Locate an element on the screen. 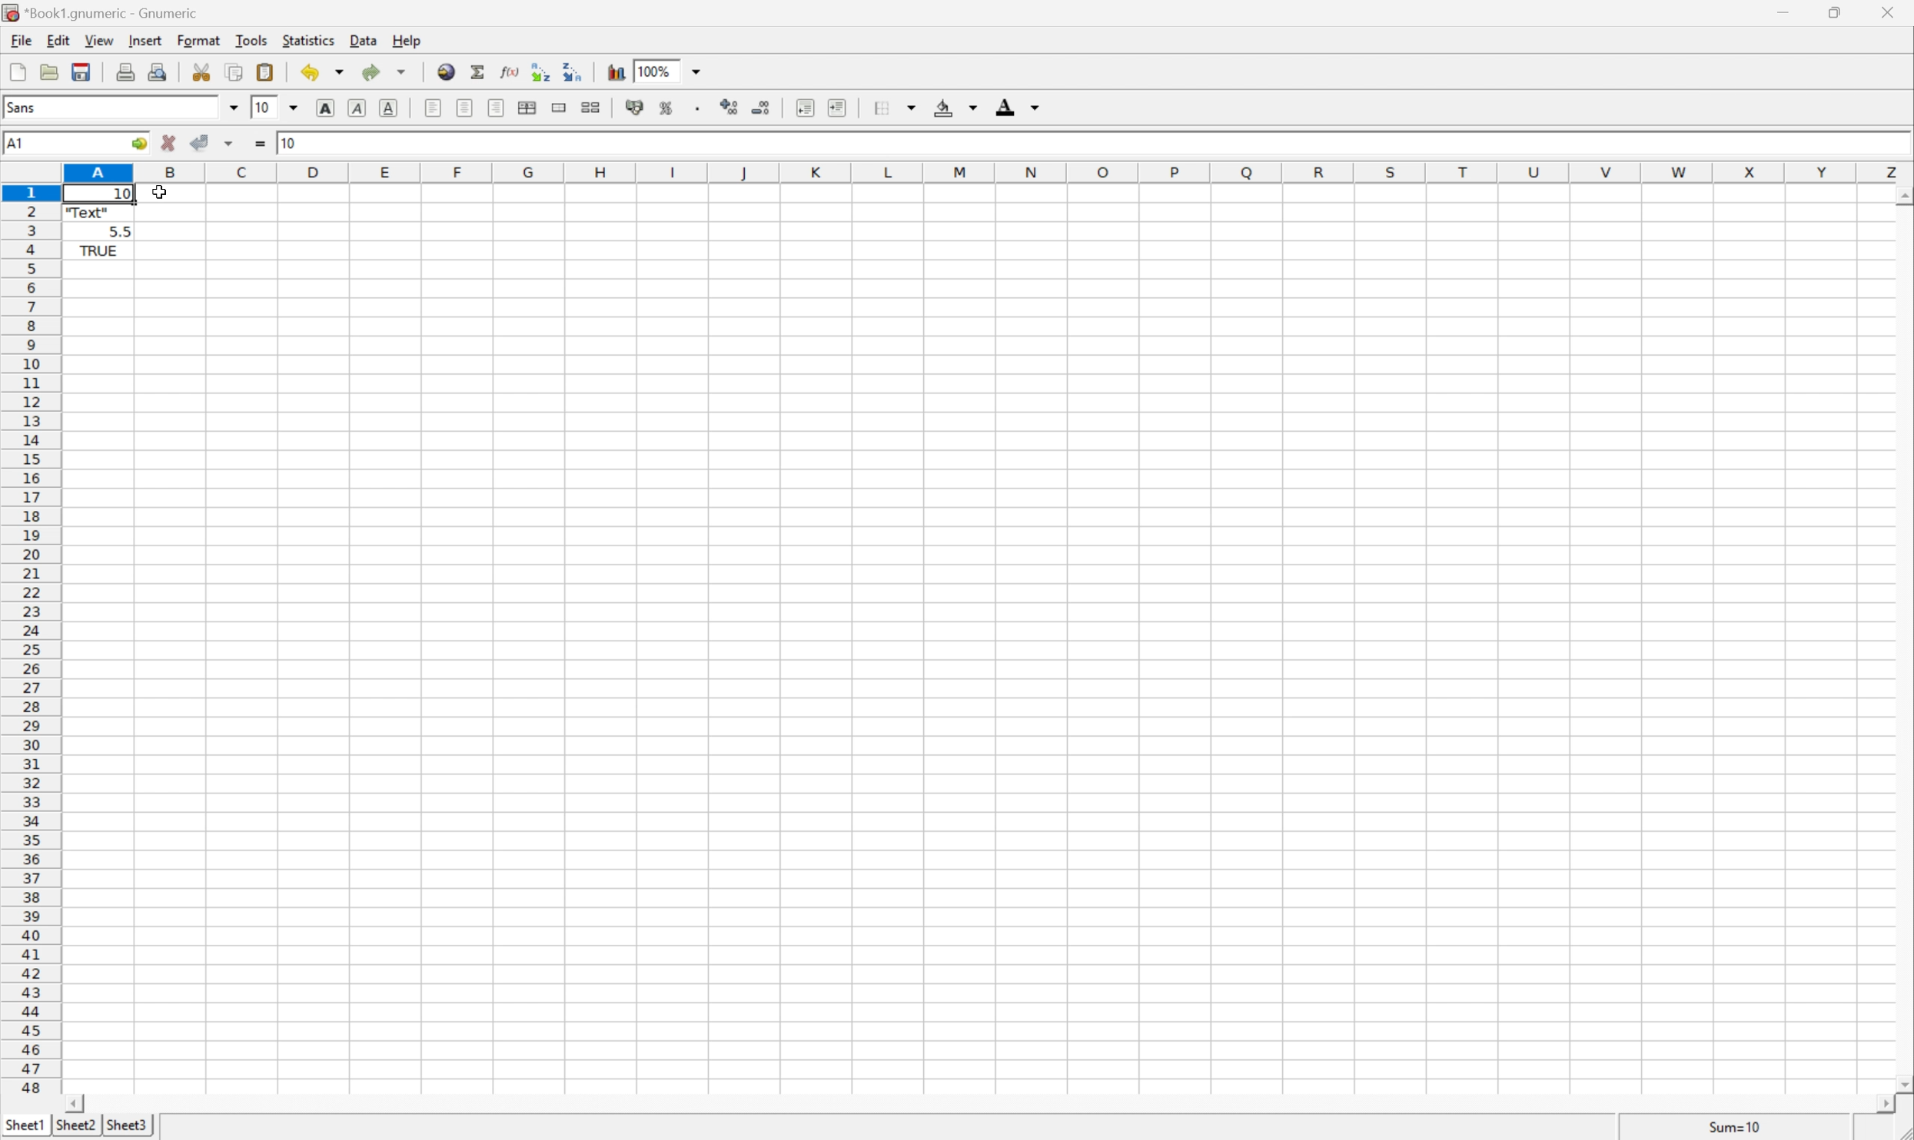 This screenshot has height=1140, width=1914. Restore Down is located at coordinates (1835, 12).